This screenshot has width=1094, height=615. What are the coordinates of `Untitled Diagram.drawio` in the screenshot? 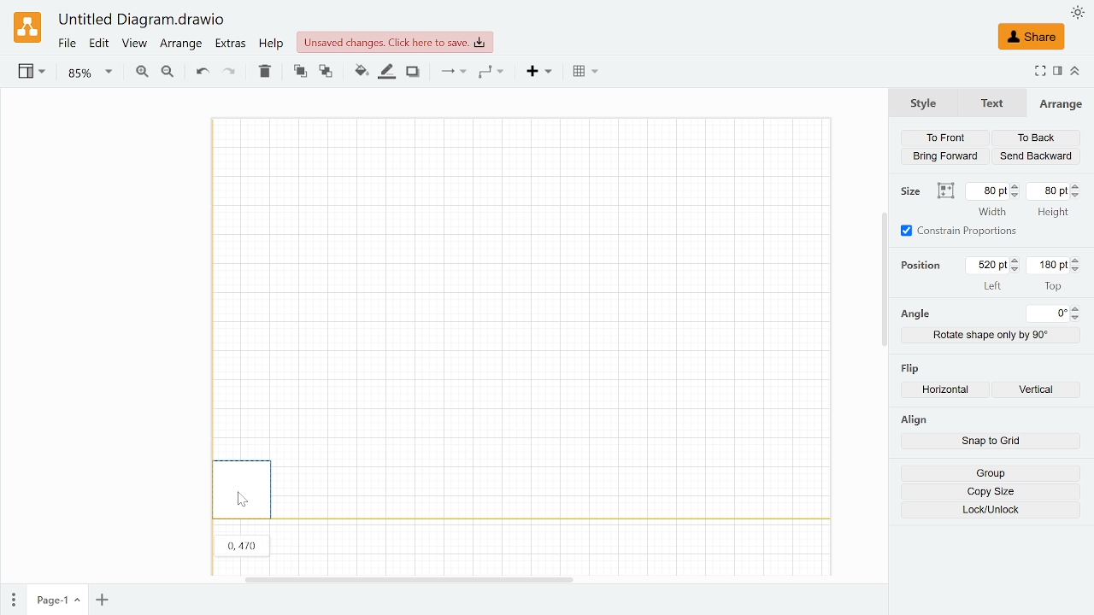 It's located at (142, 20).